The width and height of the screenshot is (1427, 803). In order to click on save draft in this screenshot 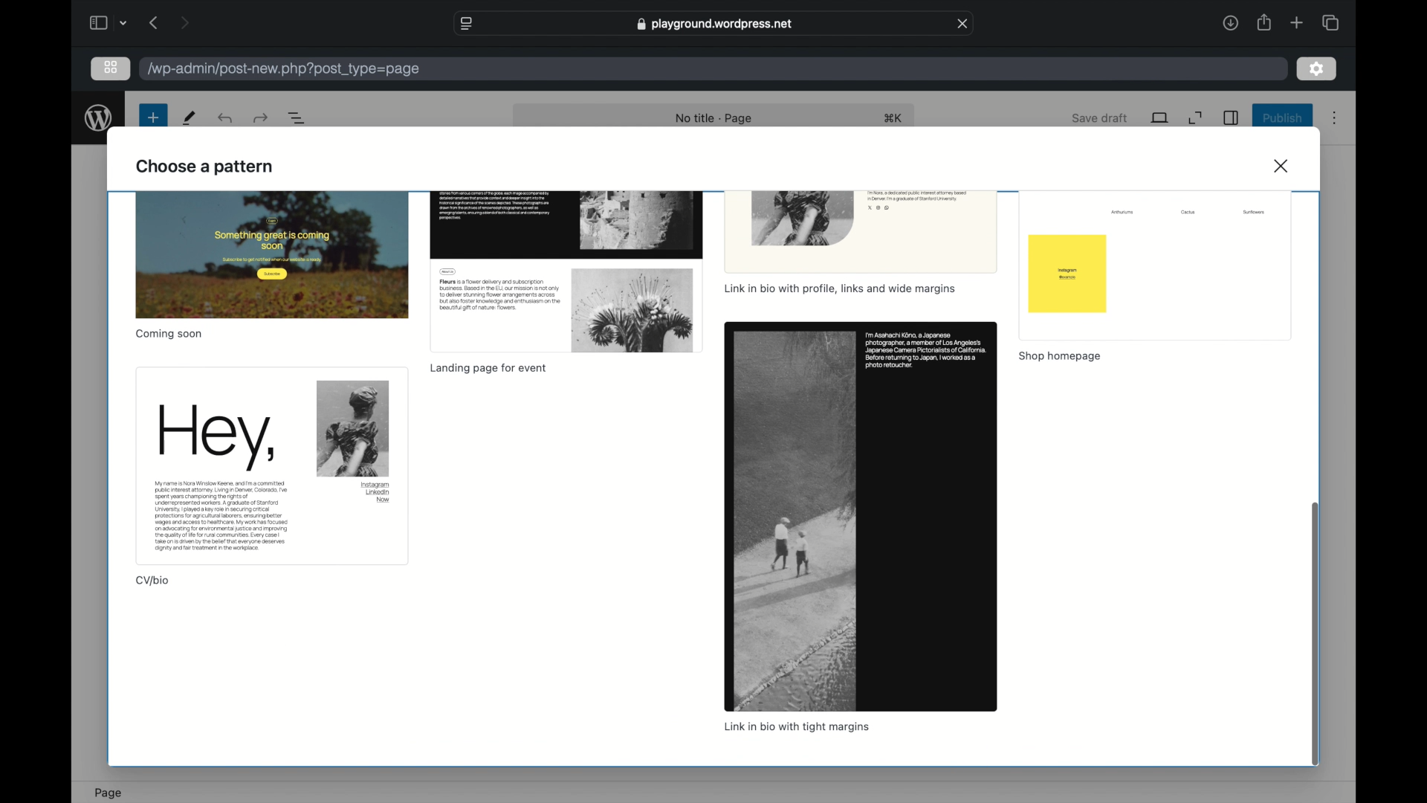, I will do `click(1100, 117)`.